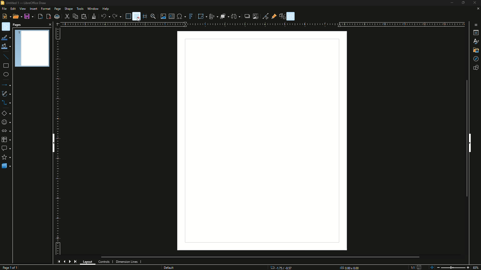 The image size is (481, 270). Describe the element at coordinates (76, 17) in the screenshot. I see `Copy` at that location.